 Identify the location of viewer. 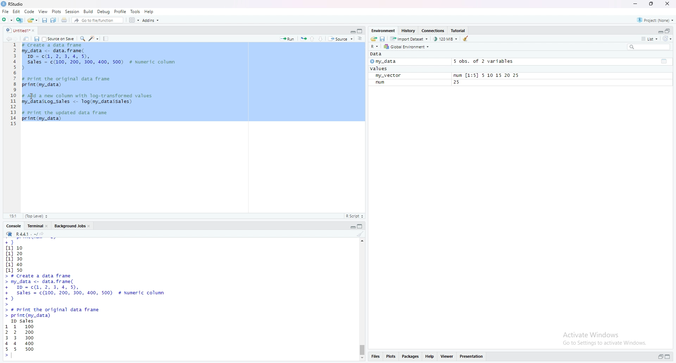
(447, 357).